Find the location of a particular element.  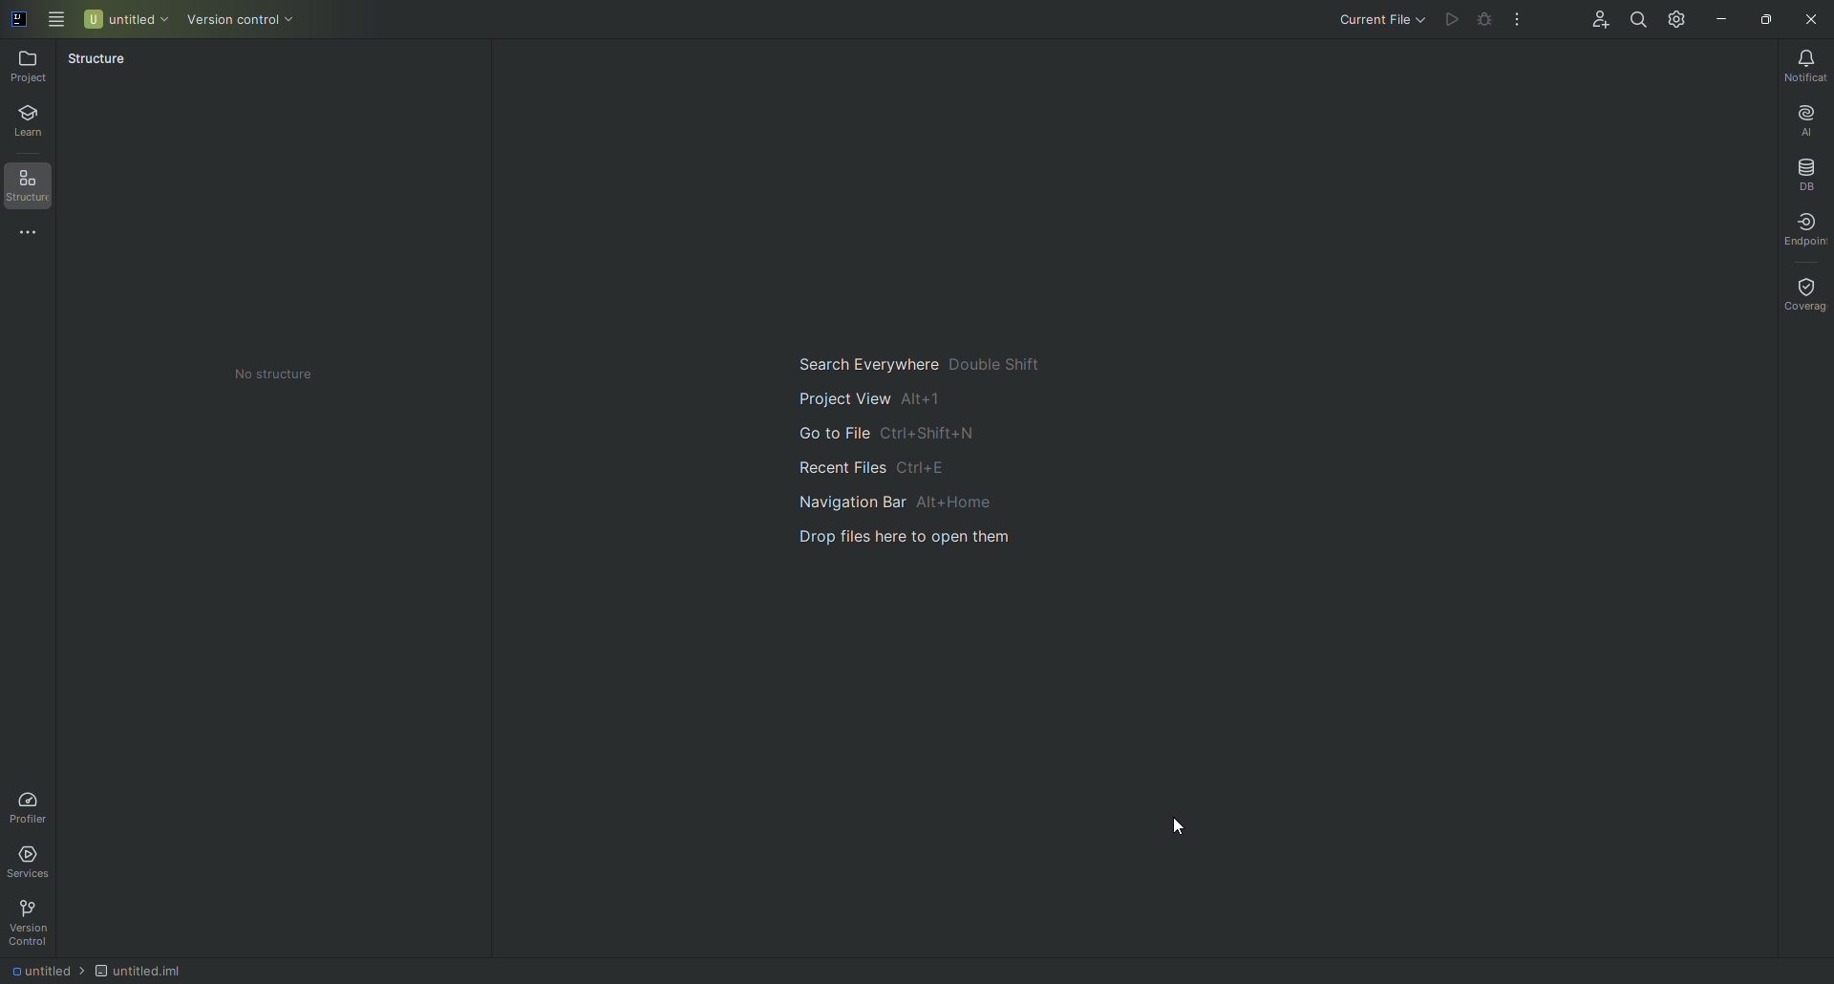

Profiler is located at coordinates (32, 805).